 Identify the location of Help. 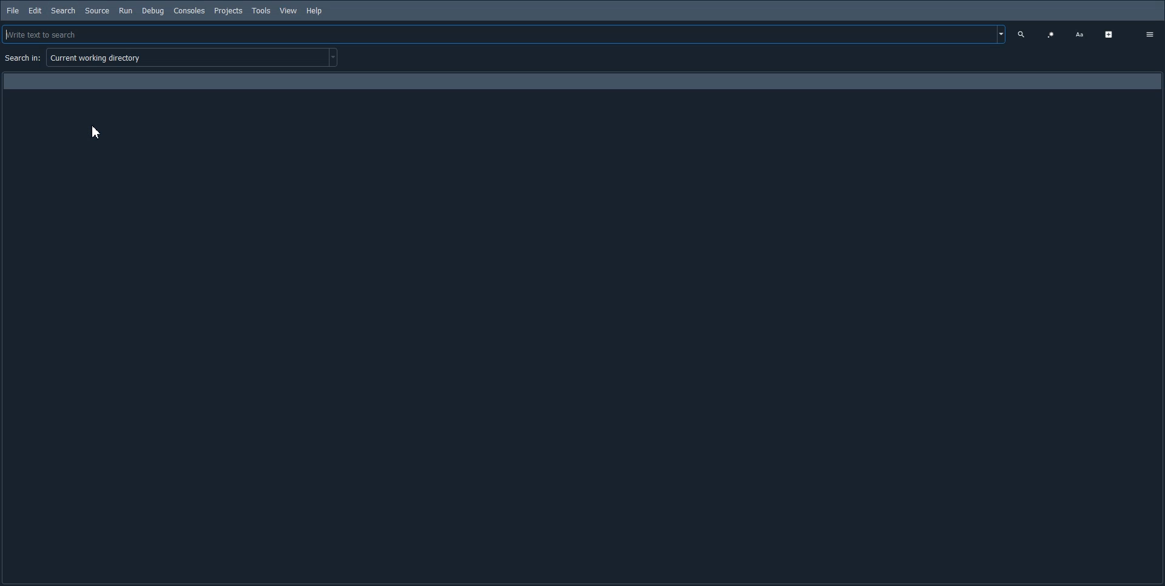
(314, 11).